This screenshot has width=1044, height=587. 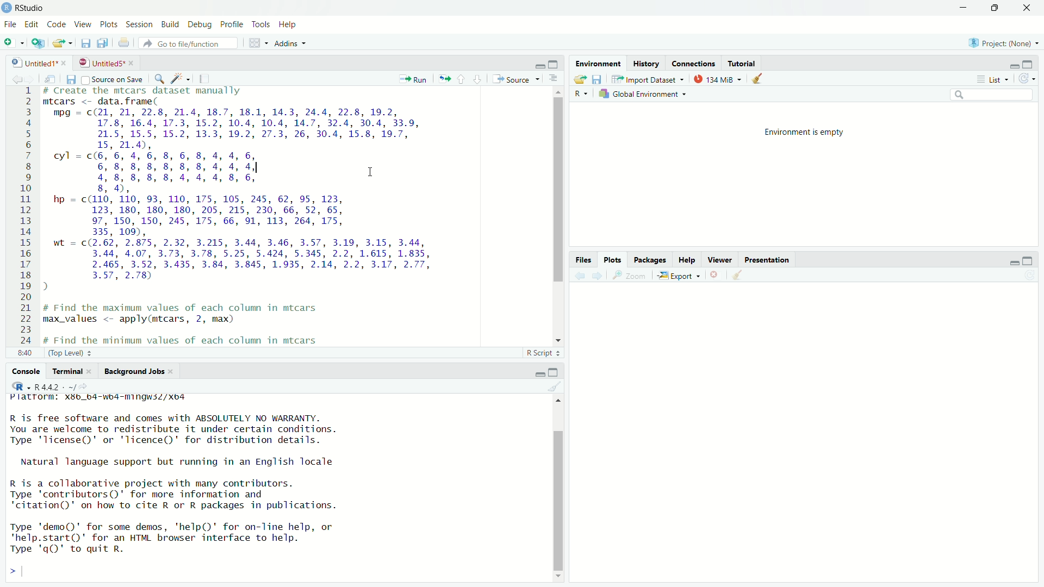 I want to click on cursor, so click(x=374, y=174).